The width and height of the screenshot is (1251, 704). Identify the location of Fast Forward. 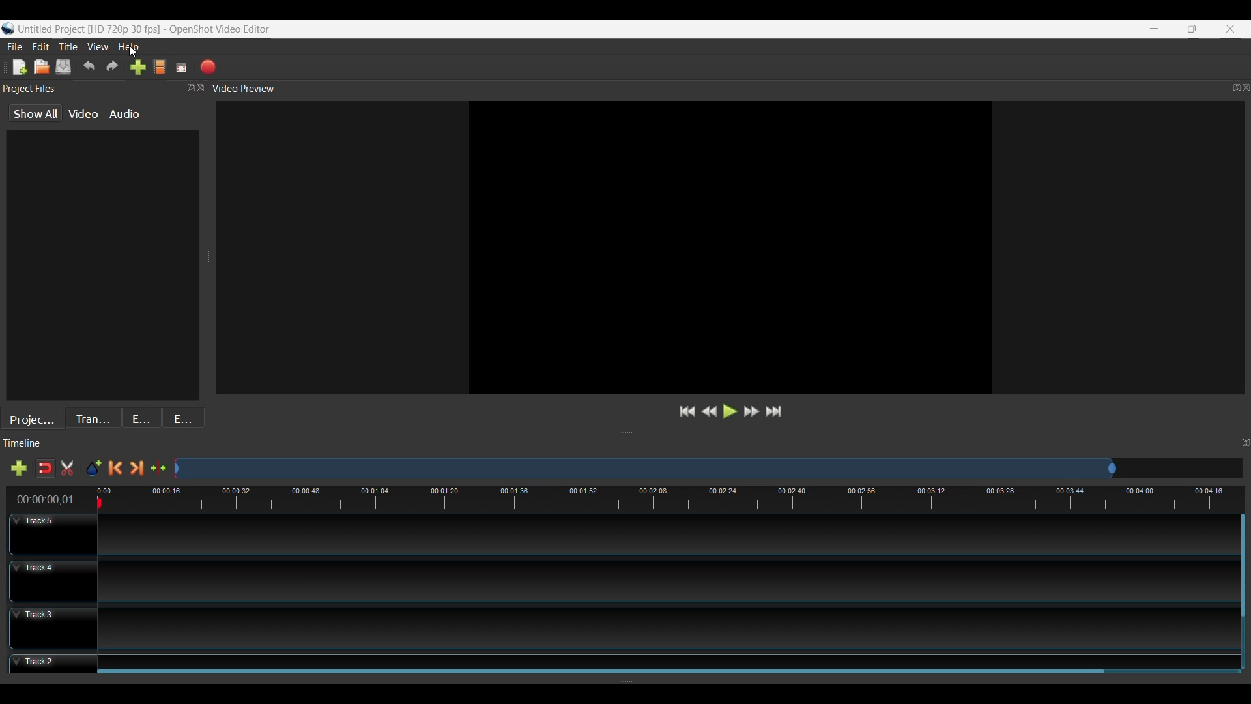
(750, 413).